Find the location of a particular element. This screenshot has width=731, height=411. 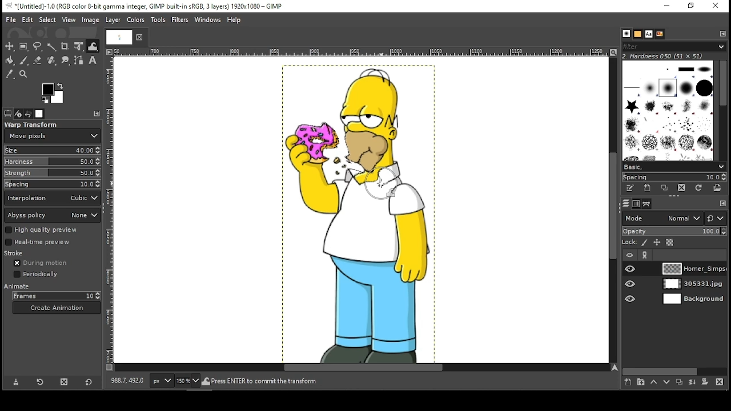

layer 2 is located at coordinates (694, 284).